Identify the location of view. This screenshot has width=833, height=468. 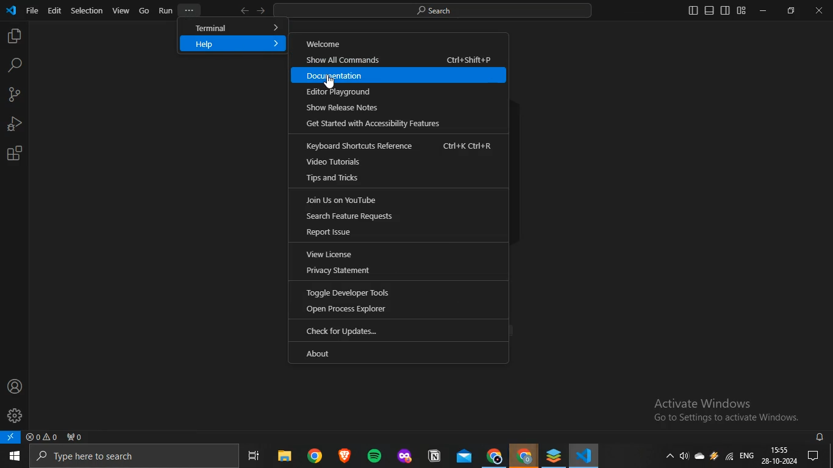
(121, 10).